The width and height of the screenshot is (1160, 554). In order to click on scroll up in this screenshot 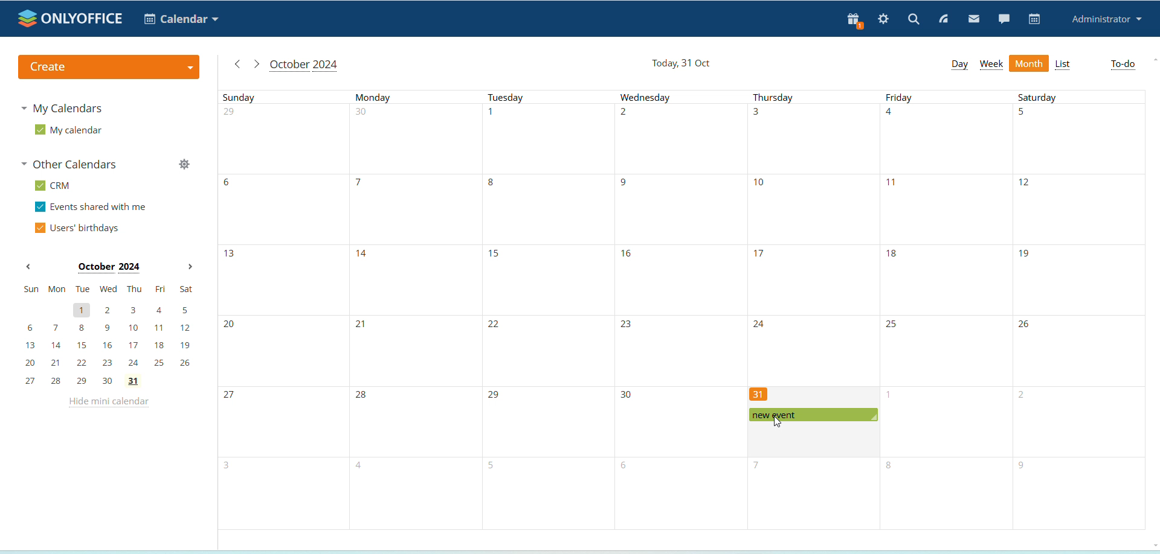, I will do `click(1155, 59)`.